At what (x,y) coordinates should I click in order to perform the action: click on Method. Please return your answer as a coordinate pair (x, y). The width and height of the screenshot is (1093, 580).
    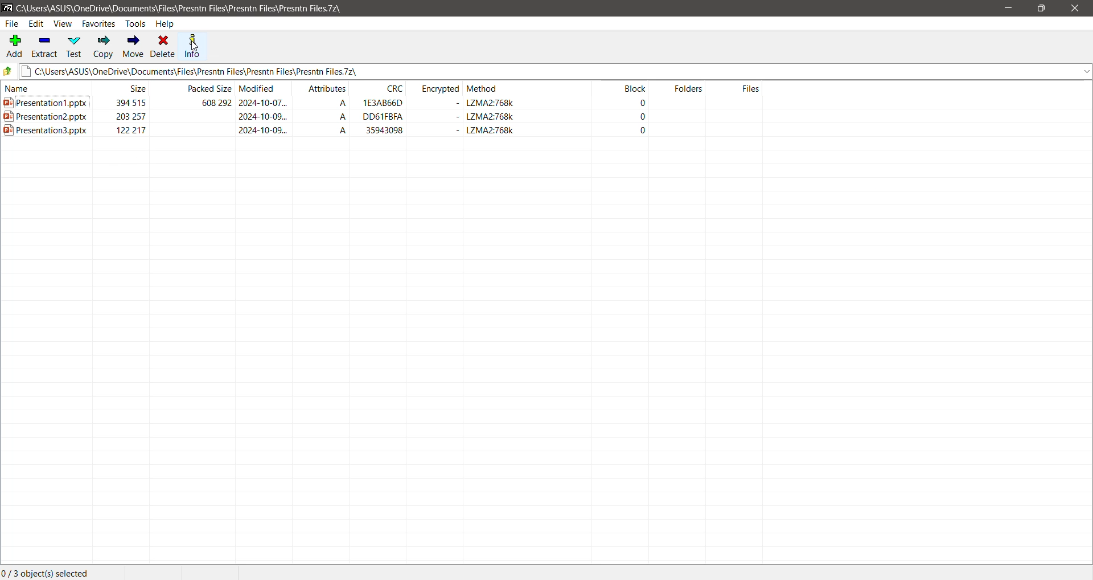
    Looking at the image, I should click on (484, 91).